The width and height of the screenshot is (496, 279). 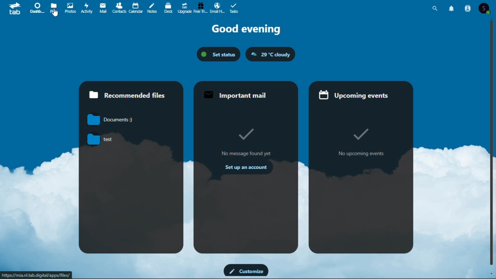 What do you see at coordinates (168, 8) in the screenshot?
I see `deck` at bounding box center [168, 8].